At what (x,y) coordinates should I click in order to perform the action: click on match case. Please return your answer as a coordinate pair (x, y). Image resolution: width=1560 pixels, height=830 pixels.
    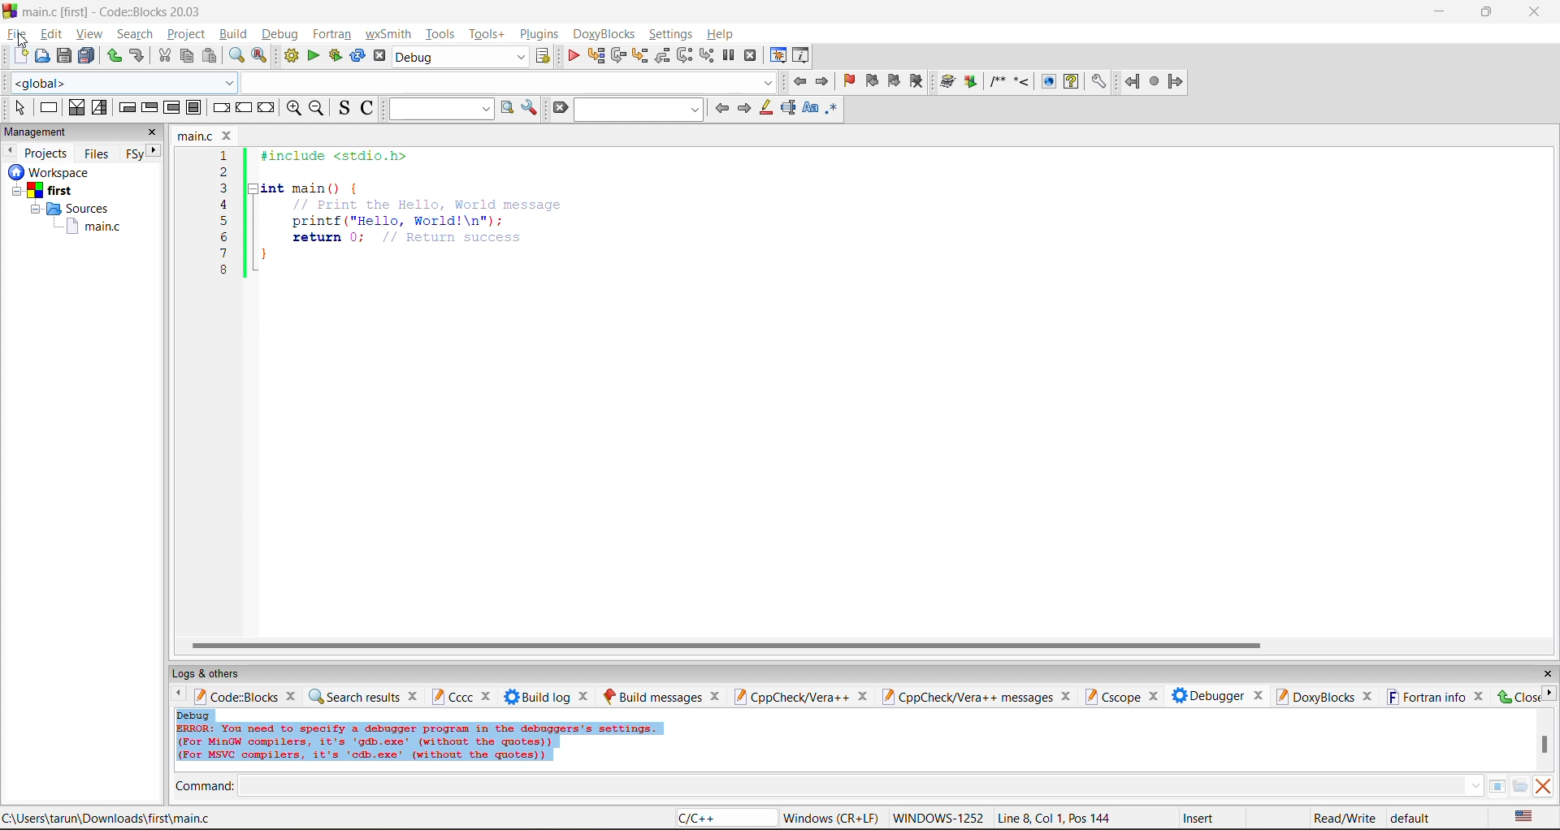
    Looking at the image, I should click on (809, 109).